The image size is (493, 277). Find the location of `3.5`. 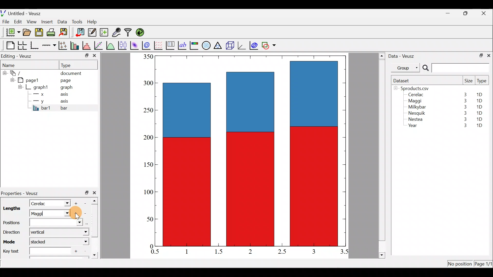

3.5 is located at coordinates (345, 253).